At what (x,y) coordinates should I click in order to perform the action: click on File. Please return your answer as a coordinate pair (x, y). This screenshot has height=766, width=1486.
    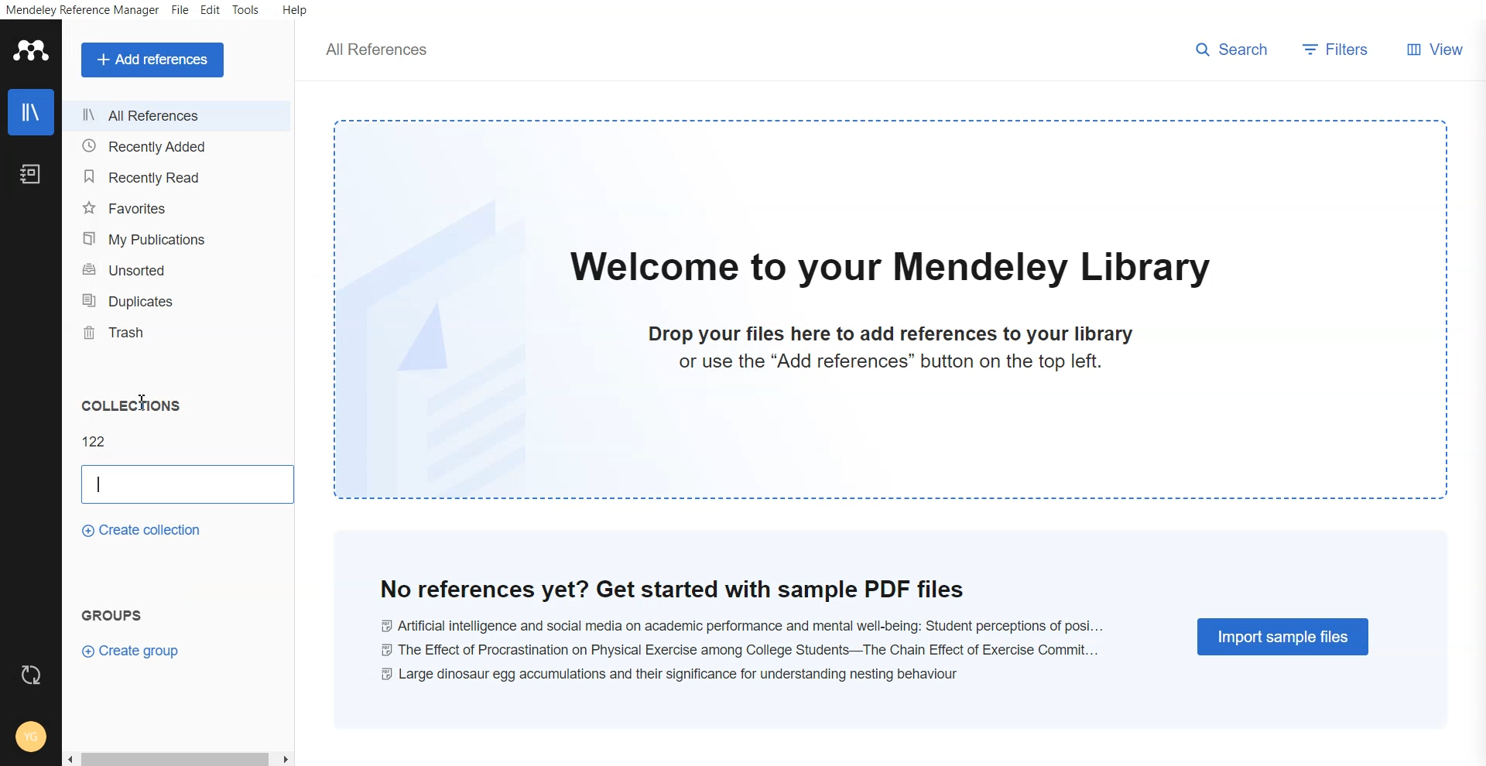
    Looking at the image, I should click on (180, 9).